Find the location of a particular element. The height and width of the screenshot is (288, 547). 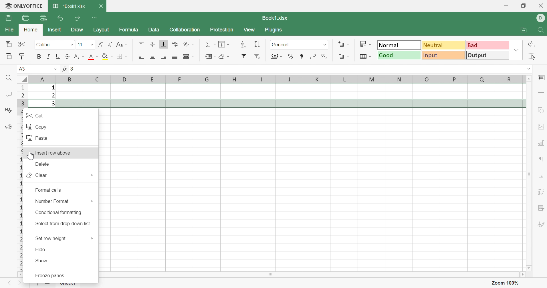

4 is located at coordinates (52, 111).